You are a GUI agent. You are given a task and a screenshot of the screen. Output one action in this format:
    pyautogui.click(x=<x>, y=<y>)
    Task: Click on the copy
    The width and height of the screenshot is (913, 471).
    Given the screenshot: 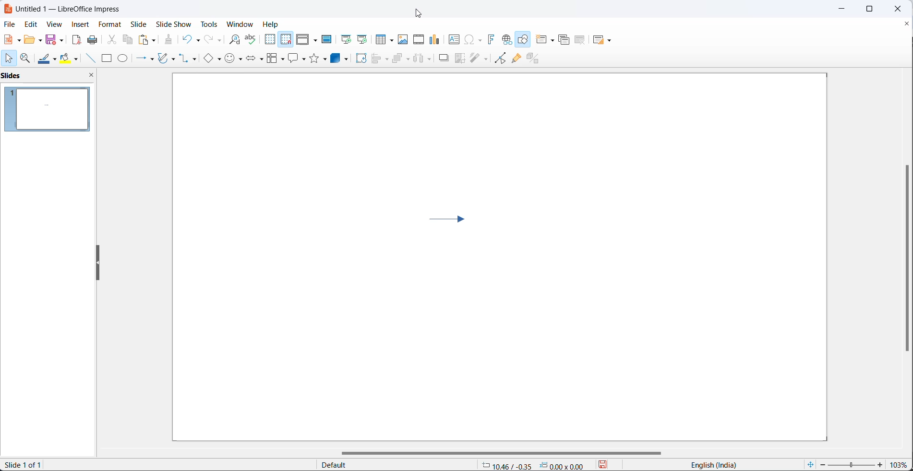 What is the action you would take?
    pyautogui.click(x=128, y=39)
    